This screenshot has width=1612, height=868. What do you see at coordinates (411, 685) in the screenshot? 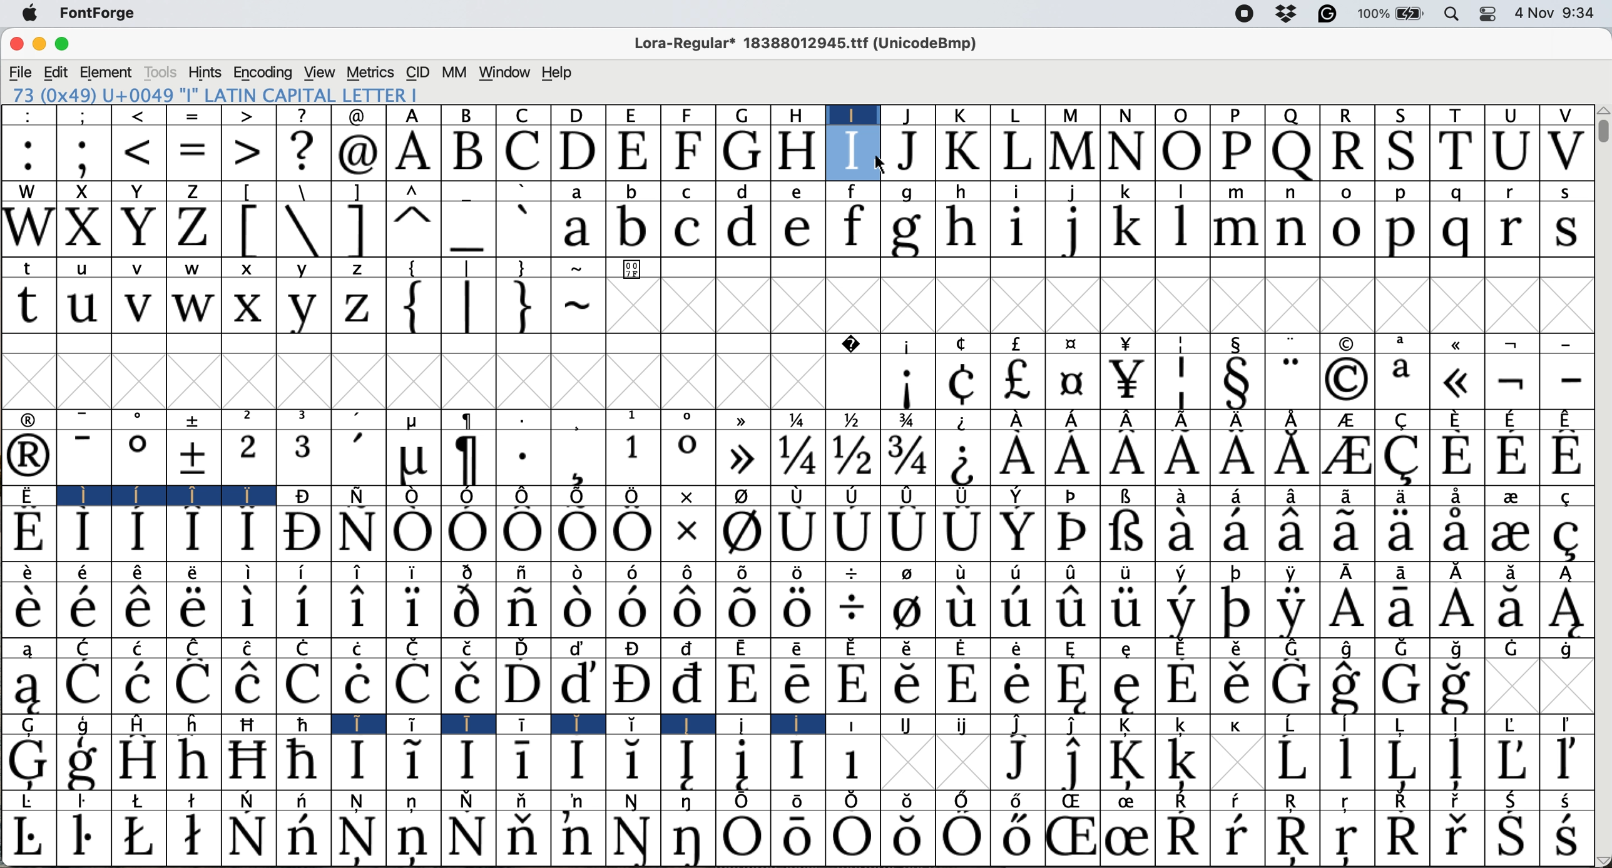
I see `Symbol` at bounding box center [411, 685].